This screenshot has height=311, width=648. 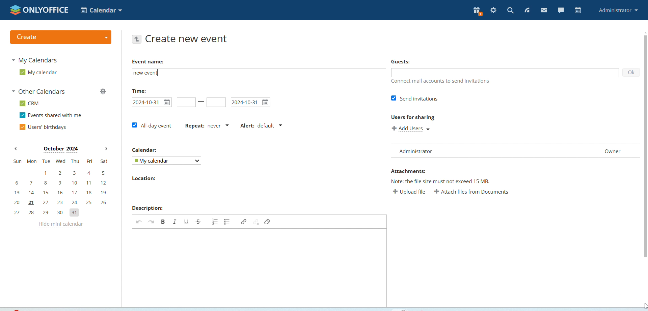 What do you see at coordinates (34, 60) in the screenshot?
I see `my calendaras` at bounding box center [34, 60].